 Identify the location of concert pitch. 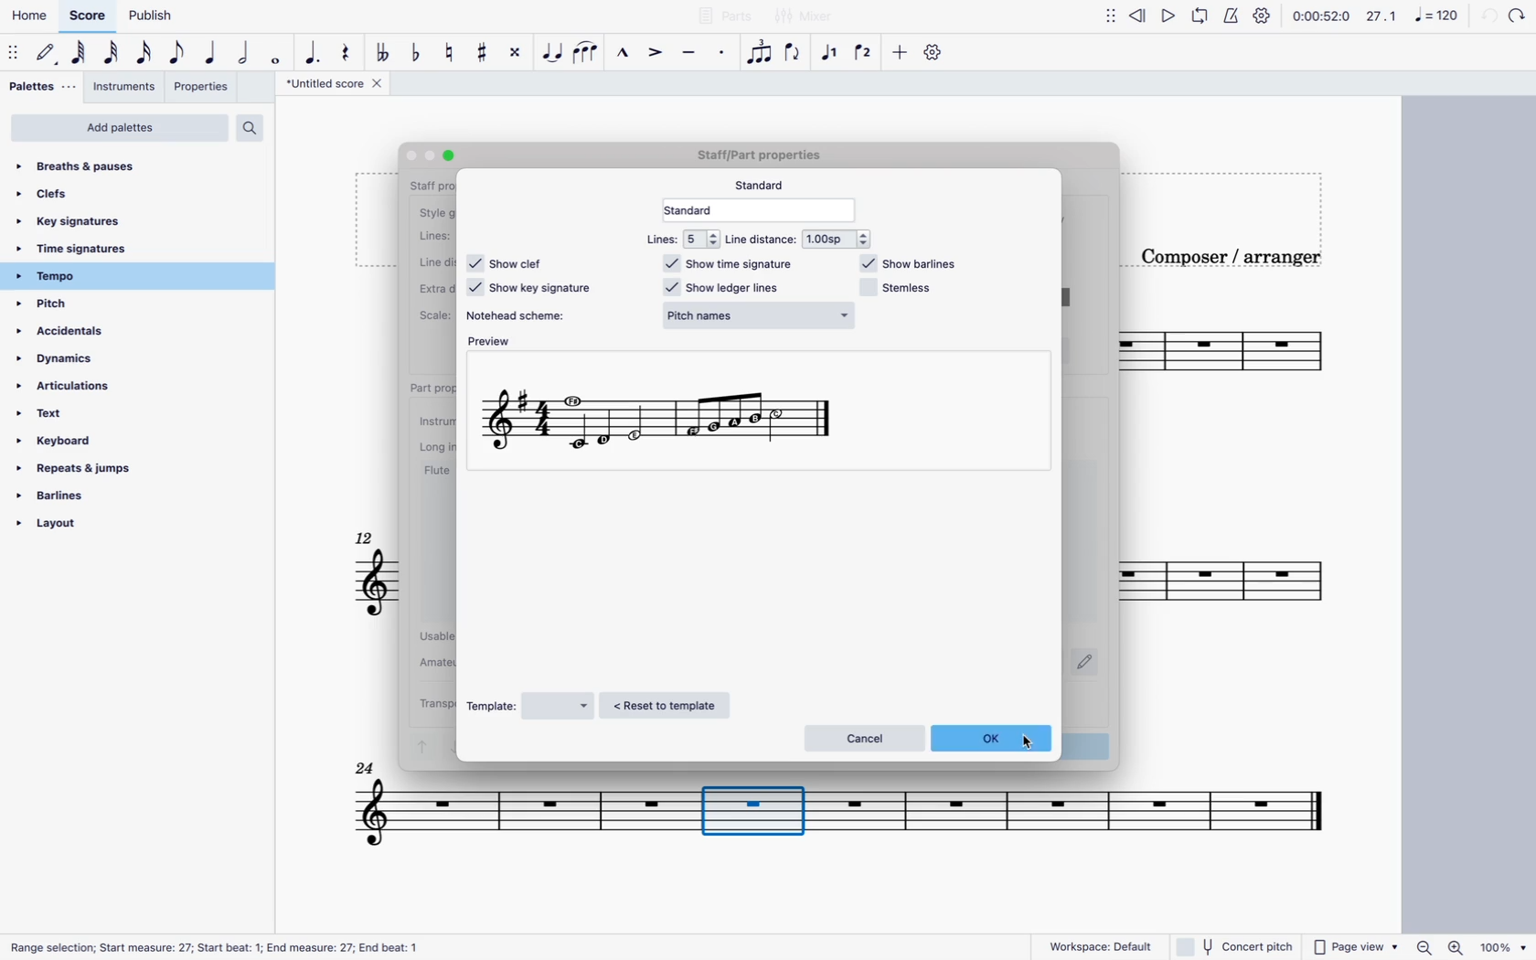
(1237, 946).